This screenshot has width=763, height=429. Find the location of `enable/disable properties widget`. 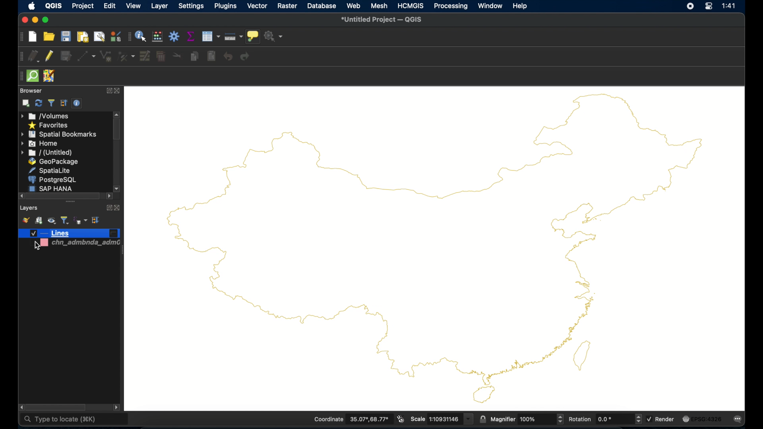

enable/disable properties widget is located at coordinates (77, 103).